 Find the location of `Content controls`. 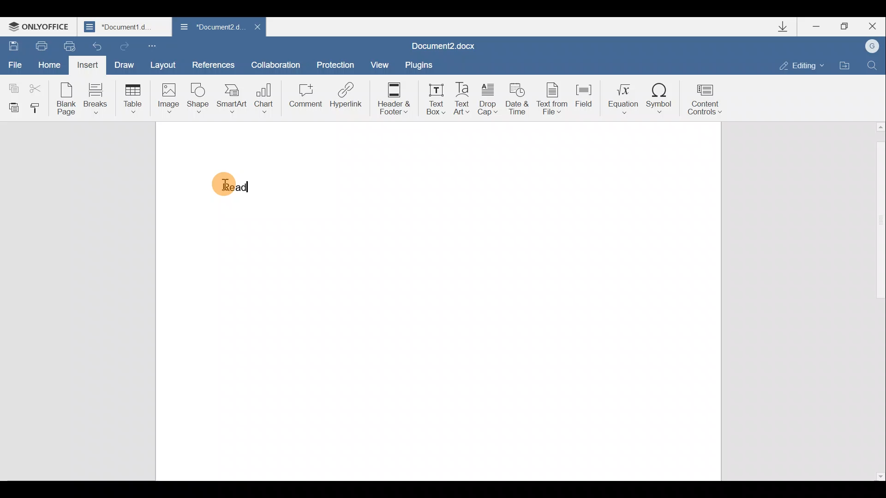

Content controls is located at coordinates (707, 101).